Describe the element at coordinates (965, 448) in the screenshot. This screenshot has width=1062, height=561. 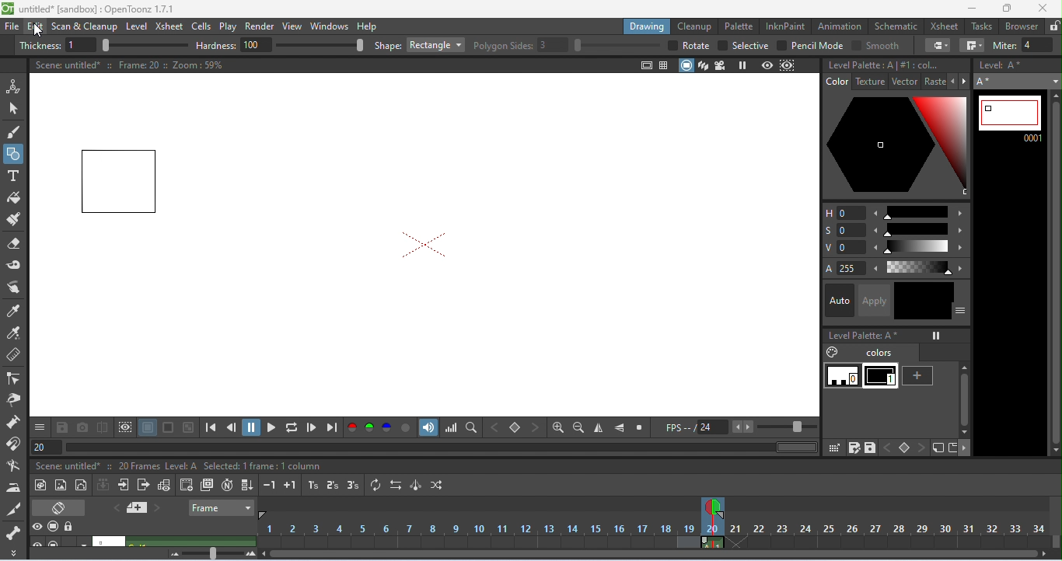
I see `more options` at that location.